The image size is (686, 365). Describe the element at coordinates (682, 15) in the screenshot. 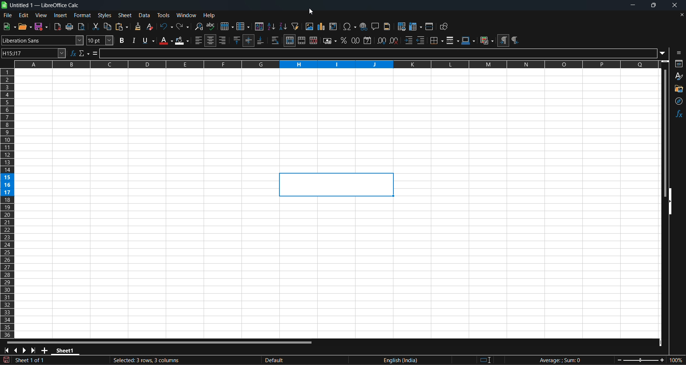

I see `close document` at that location.